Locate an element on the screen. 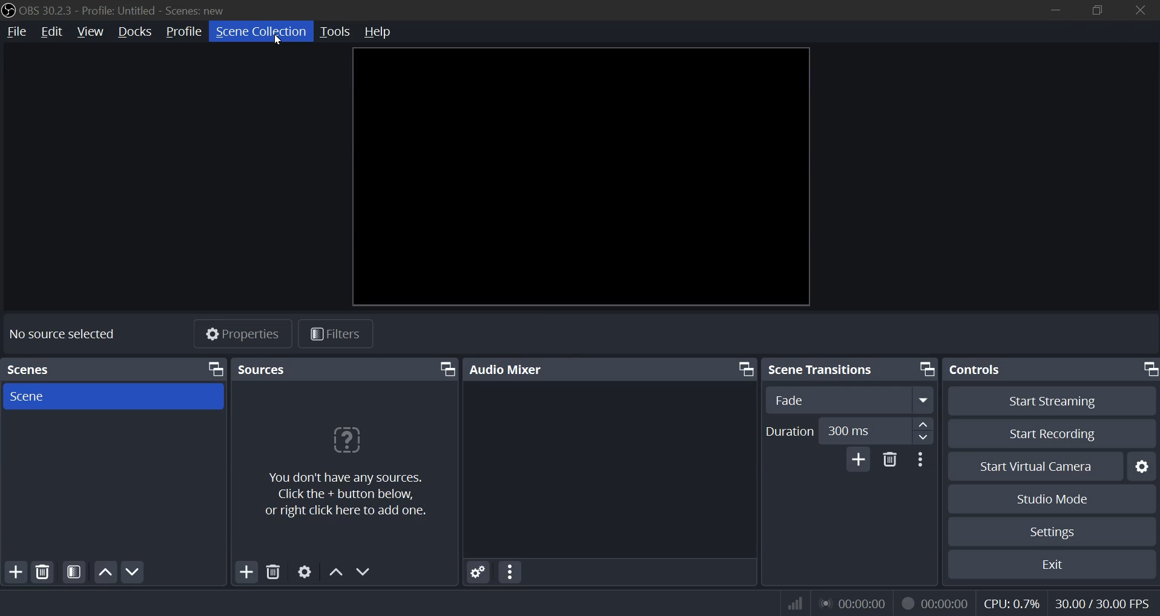  add is located at coordinates (858, 459).